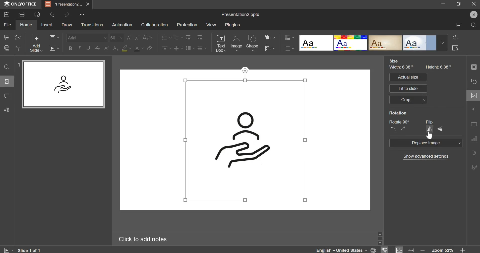 The width and height of the screenshot is (480, 253). I want to click on protection, so click(187, 25).